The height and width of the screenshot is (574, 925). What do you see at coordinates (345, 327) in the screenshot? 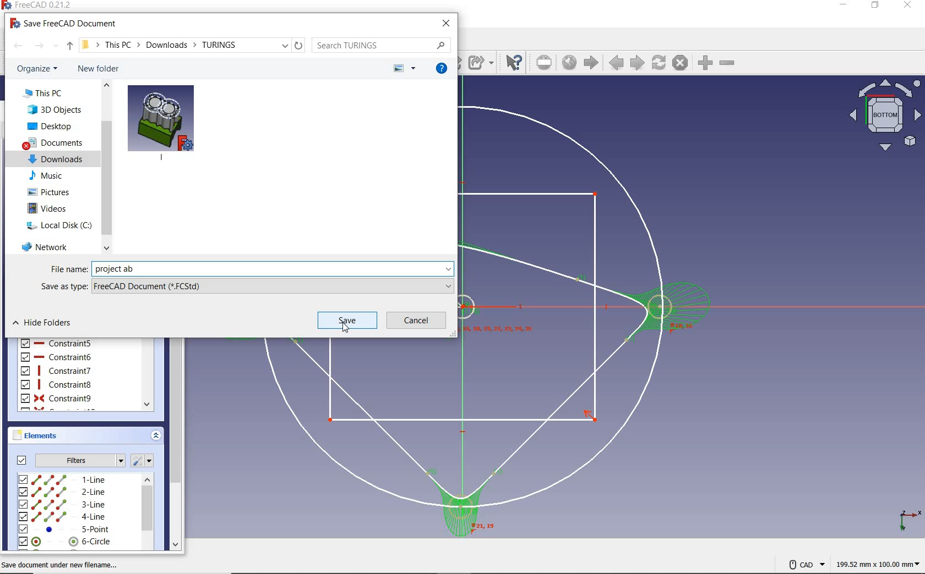
I see `cursor` at bounding box center [345, 327].